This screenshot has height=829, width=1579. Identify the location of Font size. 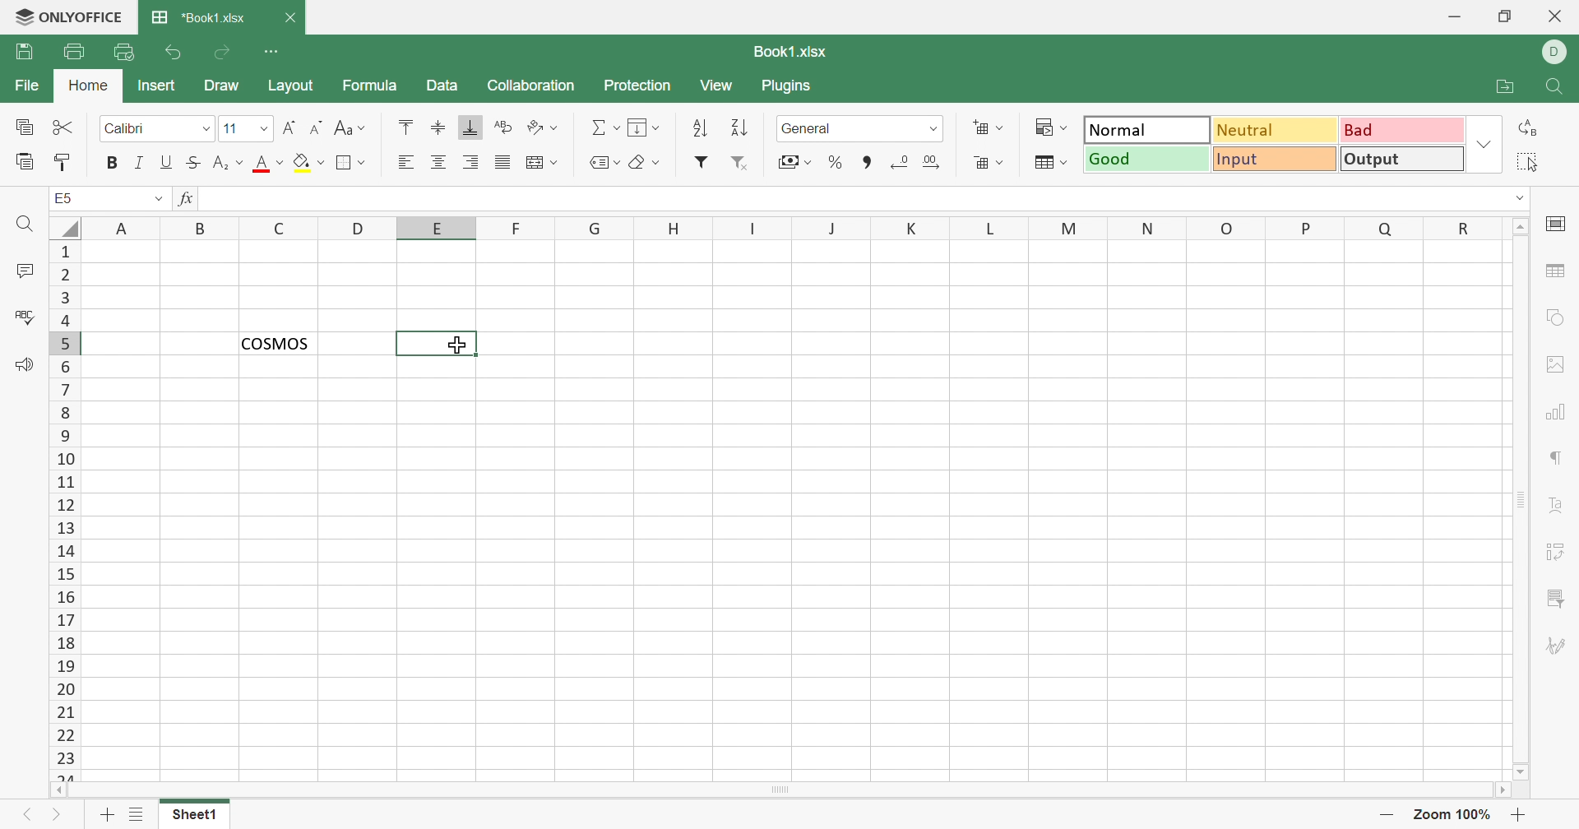
(236, 127).